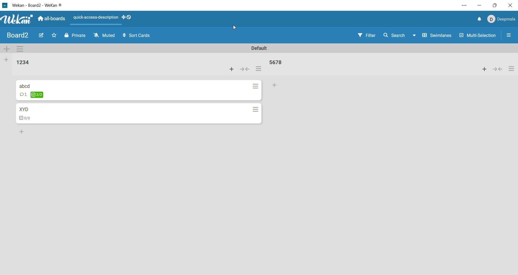 The image size is (518, 275). I want to click on add, so click(20, 131).